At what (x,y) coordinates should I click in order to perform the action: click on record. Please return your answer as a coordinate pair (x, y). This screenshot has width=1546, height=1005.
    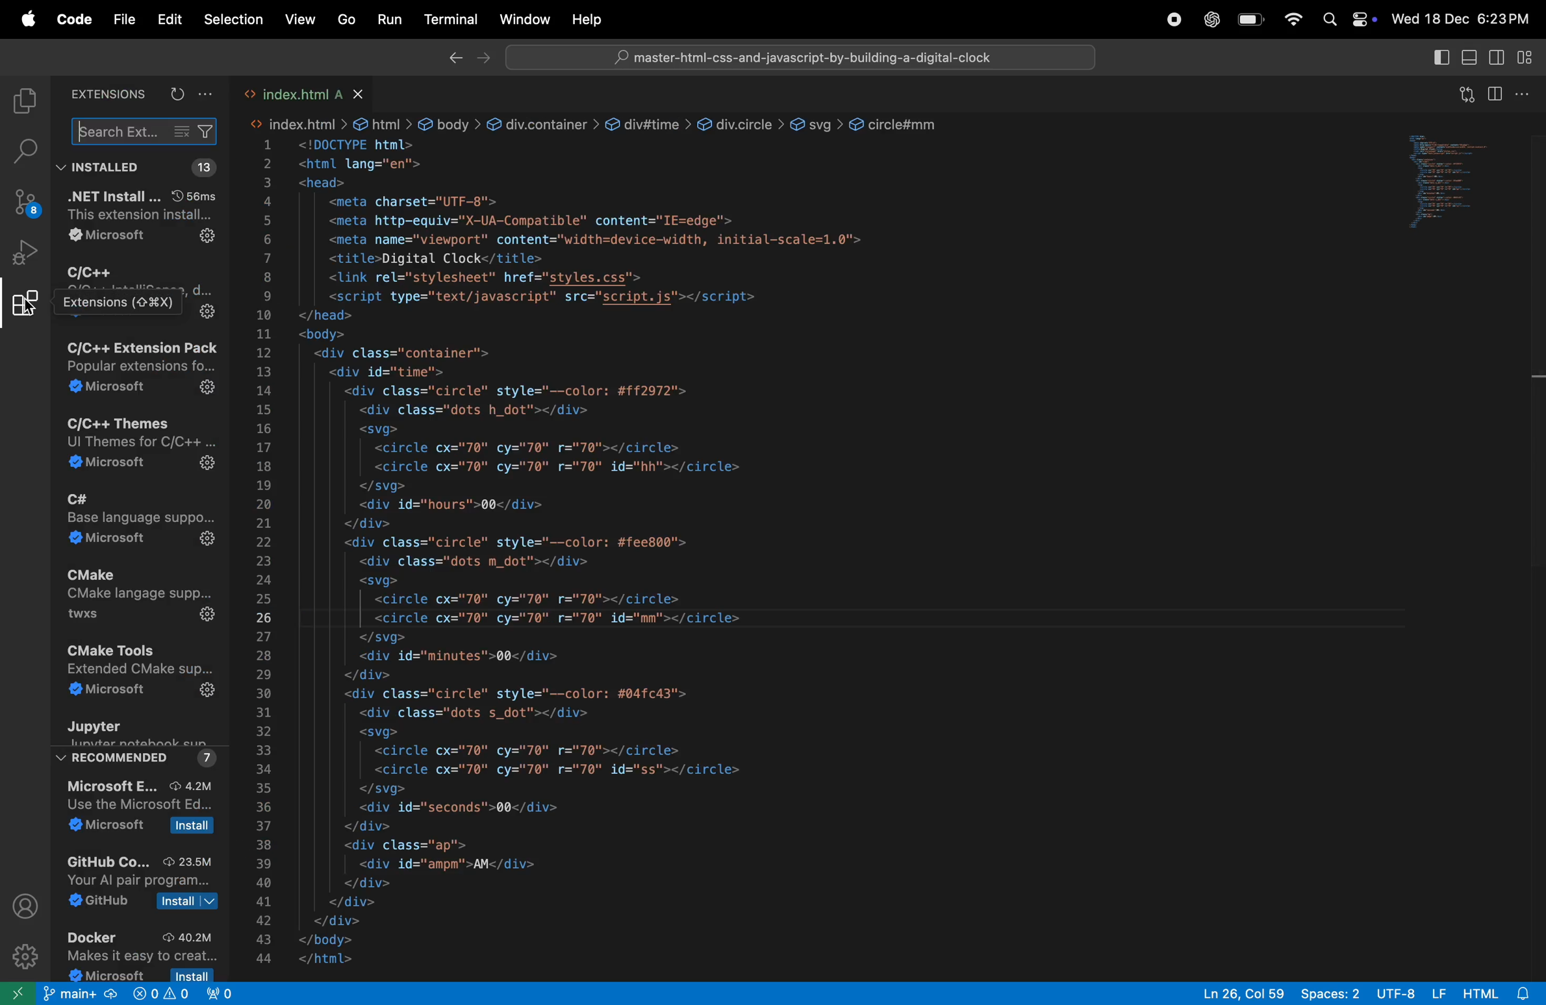
    Looking at the image, I should click on (1172, 21).